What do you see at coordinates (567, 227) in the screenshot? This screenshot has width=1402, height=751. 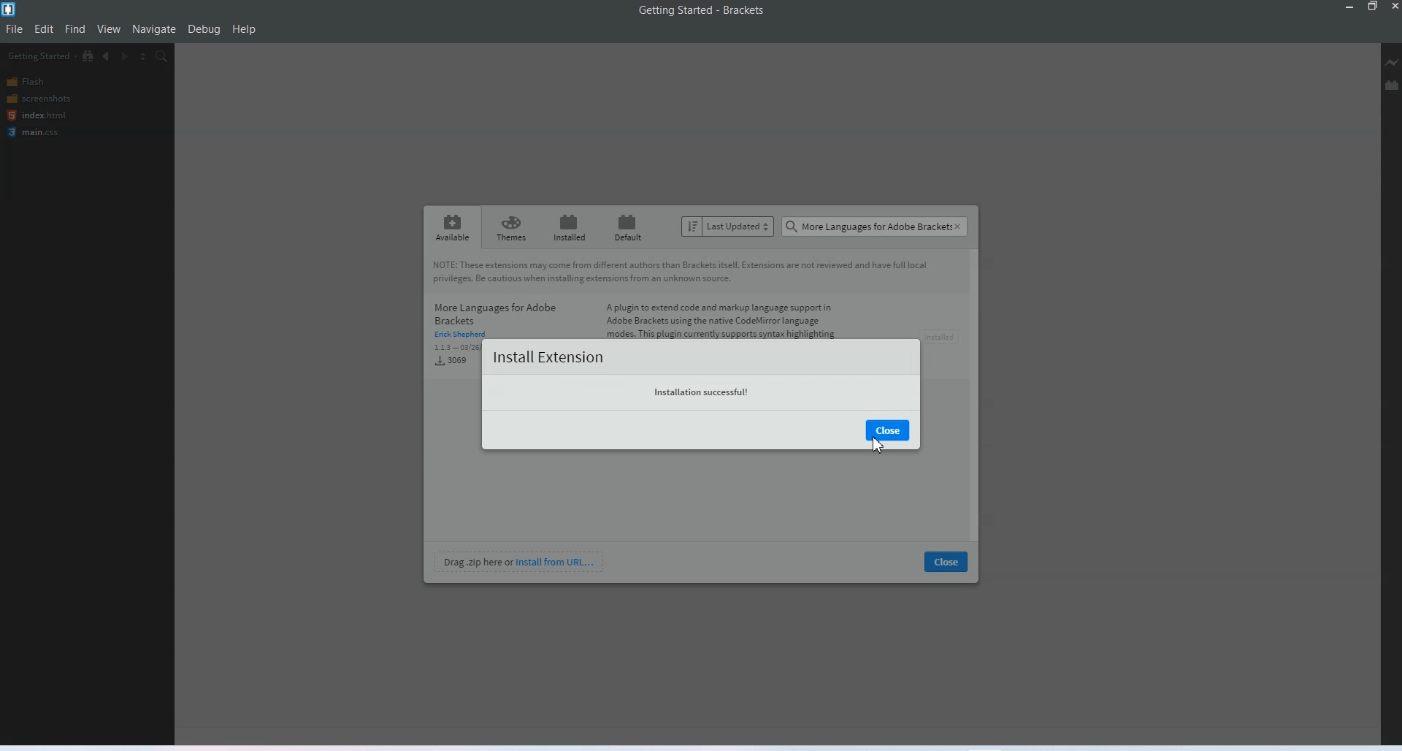 I see `Installed` at bounding box center [567, 227].